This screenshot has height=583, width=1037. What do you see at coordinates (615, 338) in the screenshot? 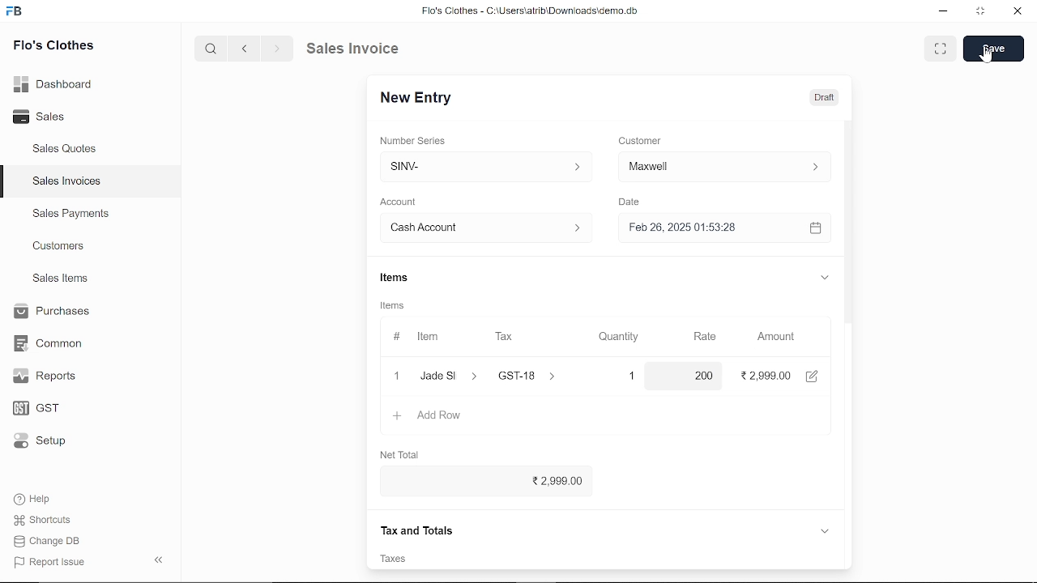
I see `Quantity` at bounding box center [615, 338].